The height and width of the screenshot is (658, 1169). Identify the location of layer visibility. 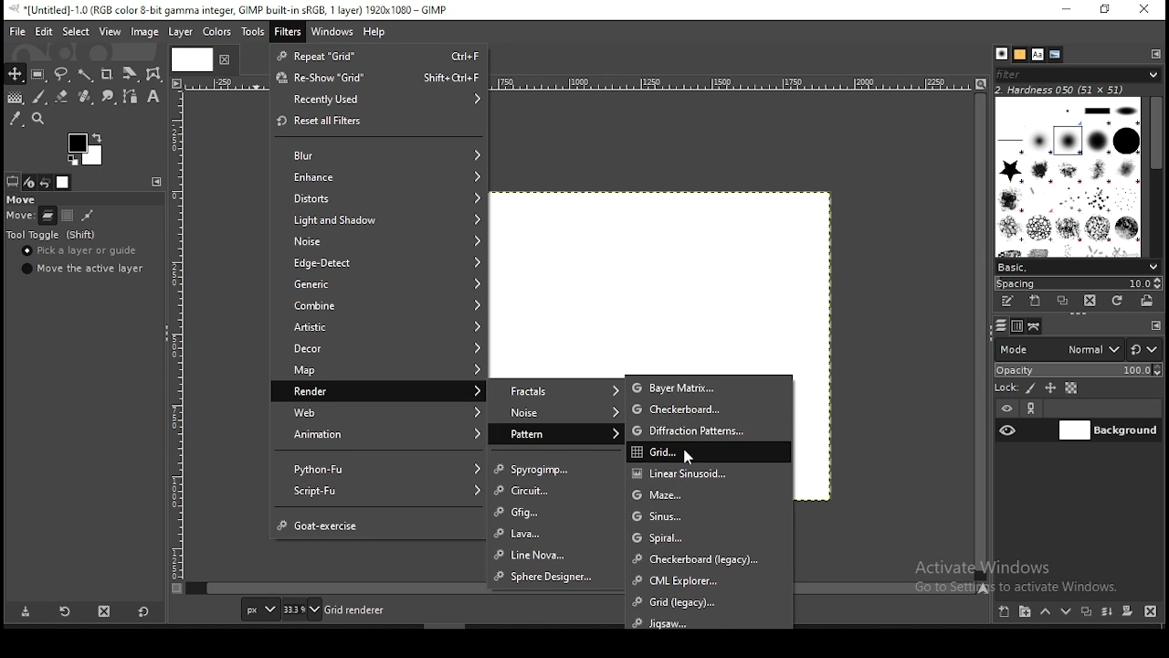
(1006, 406).